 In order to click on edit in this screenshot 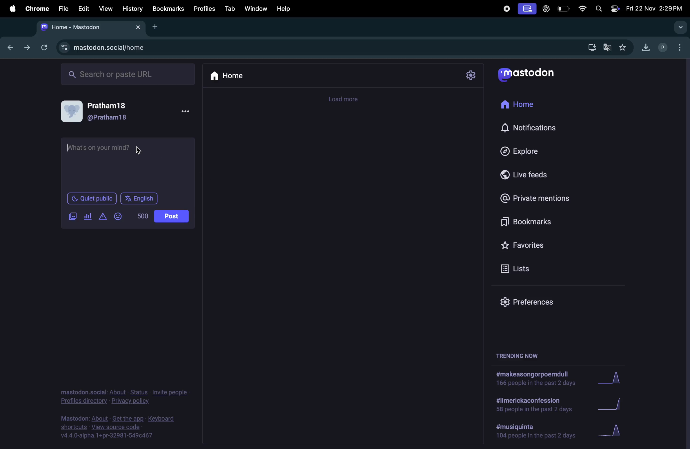, I will do `click(83, 8)`.